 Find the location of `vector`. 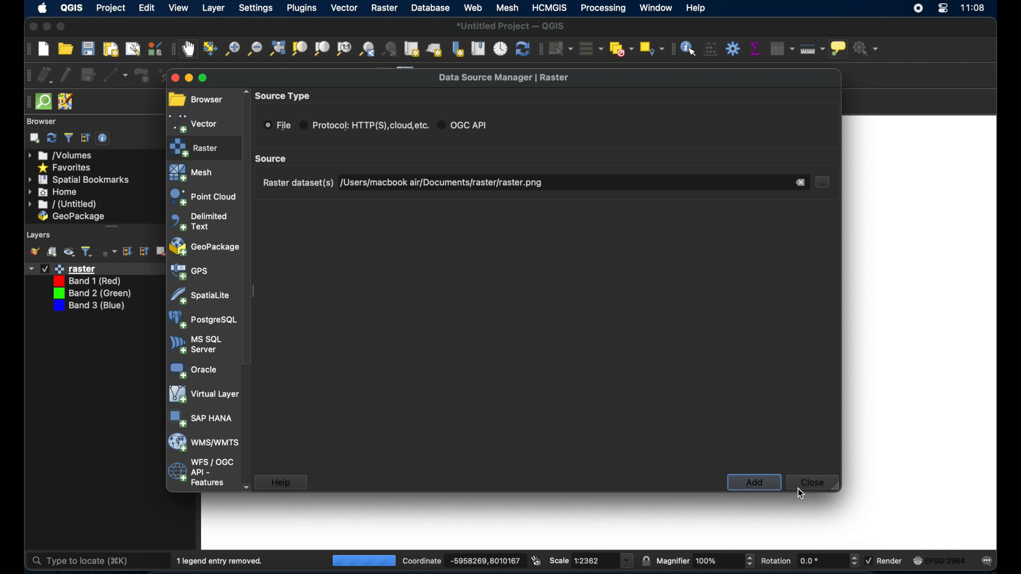

vector is located at coordinates (195, 122).